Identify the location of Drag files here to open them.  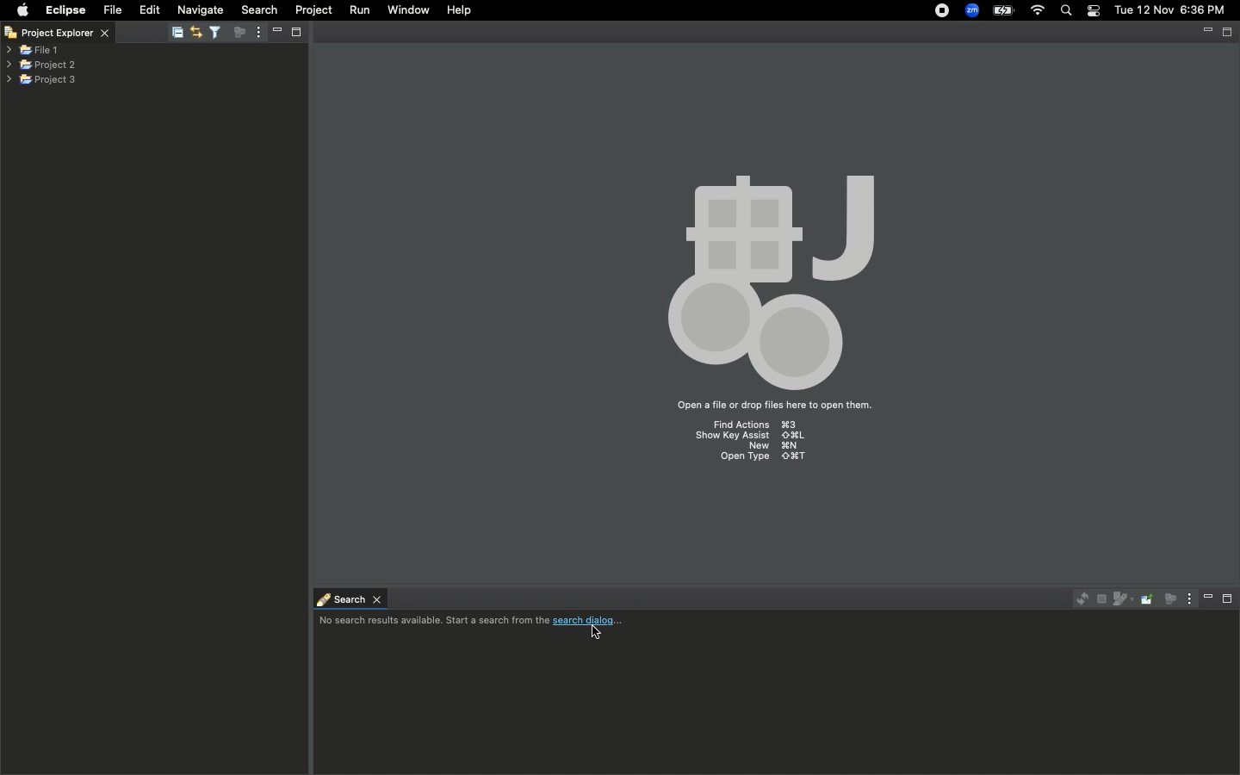
(772, 406).